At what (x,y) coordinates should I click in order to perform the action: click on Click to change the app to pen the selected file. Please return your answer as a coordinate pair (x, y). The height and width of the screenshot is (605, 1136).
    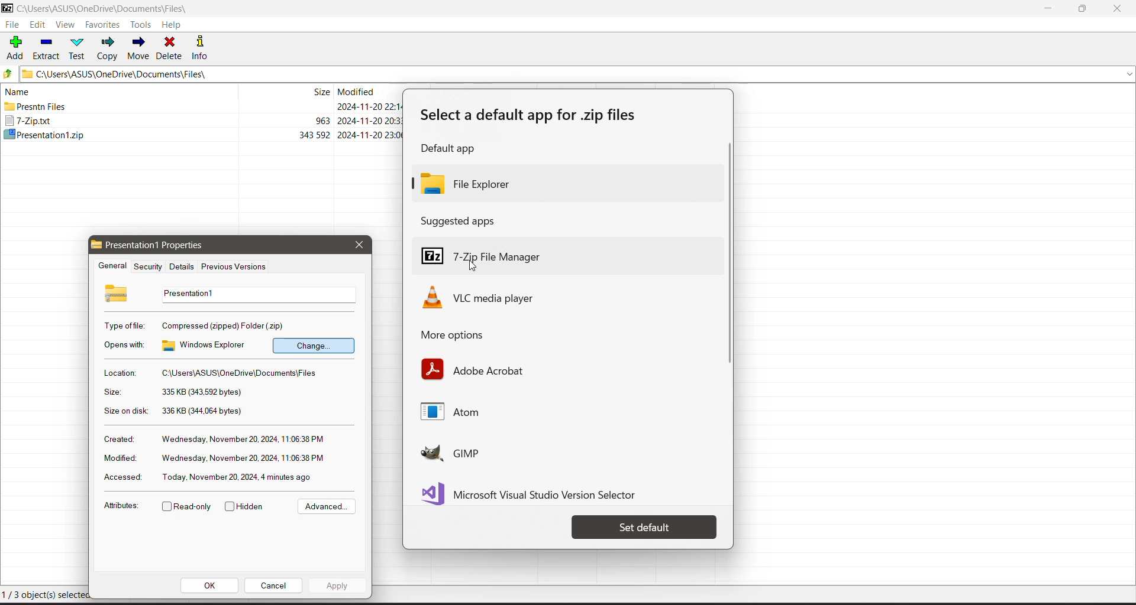
    Looking at the image, I should click on (314, 345).